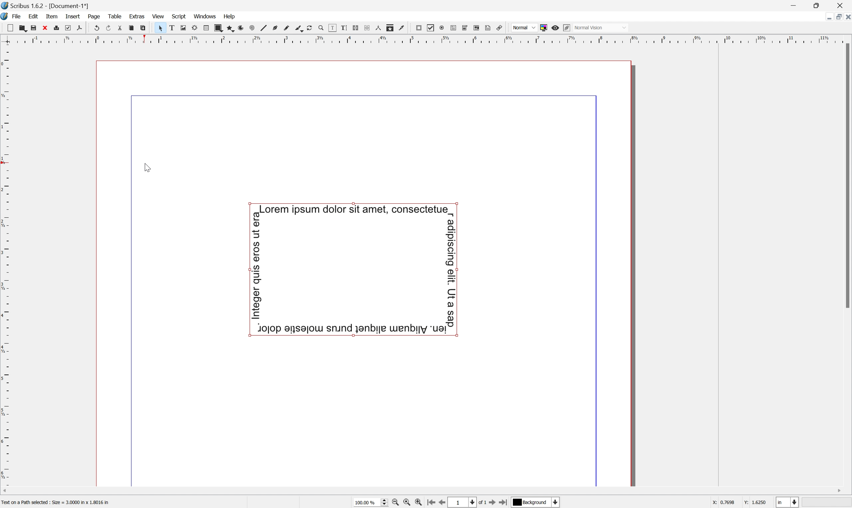 Image resolution: width=852 pixels, height=508 pixels. I want to click on File, so click(15, 16).